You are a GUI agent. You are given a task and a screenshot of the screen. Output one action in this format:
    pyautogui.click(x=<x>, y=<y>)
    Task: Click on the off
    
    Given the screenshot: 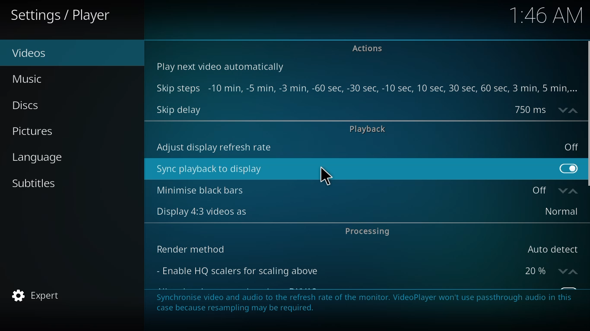 What is the action you would take?
    pyautogui.click(x=554, y=189)
    